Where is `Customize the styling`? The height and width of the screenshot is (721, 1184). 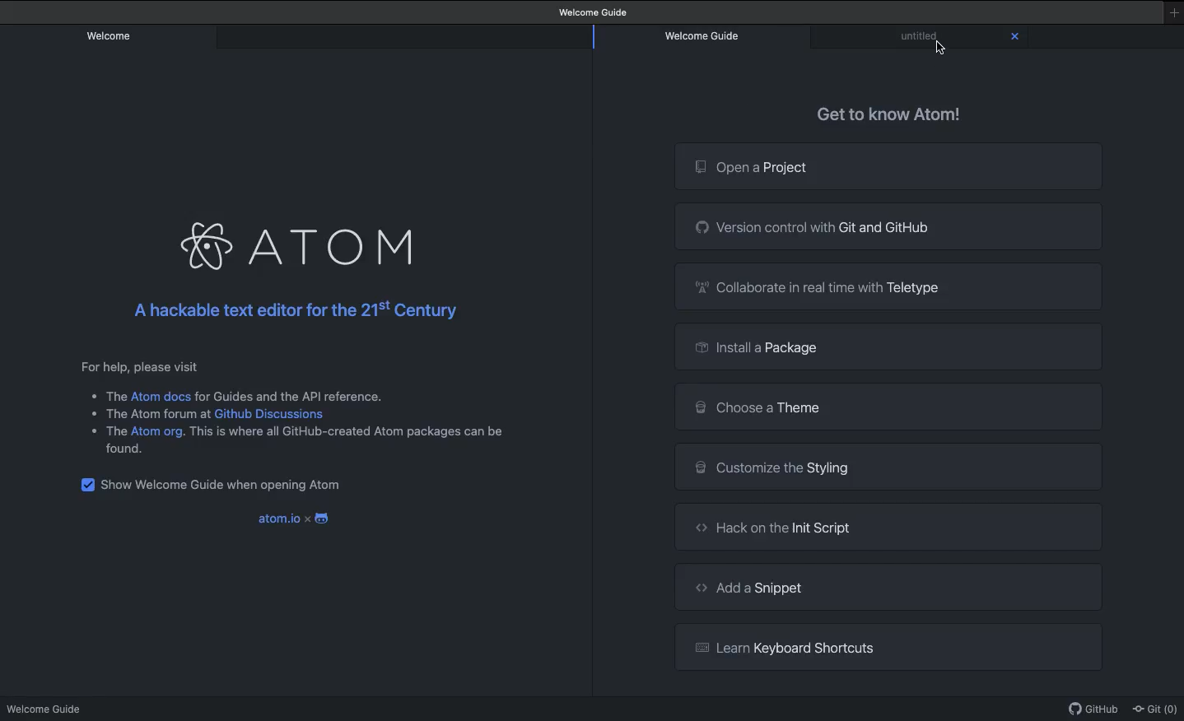 Customize the styling is located at coordinates (888, 467).